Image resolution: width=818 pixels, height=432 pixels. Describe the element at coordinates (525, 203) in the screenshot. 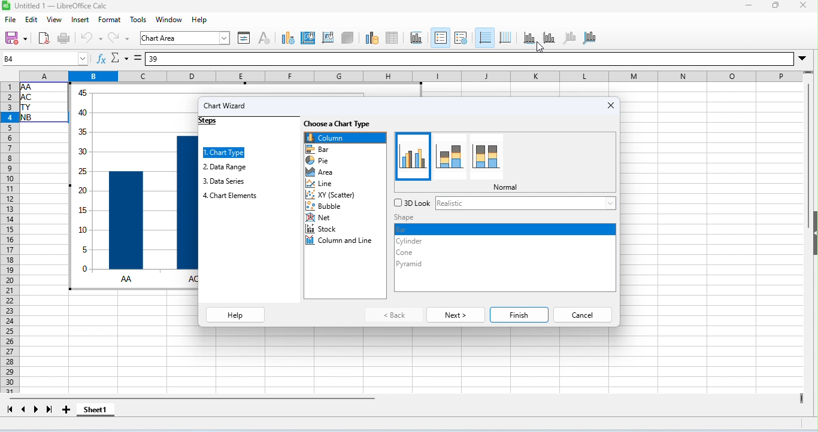

I see `realistic` at that location.